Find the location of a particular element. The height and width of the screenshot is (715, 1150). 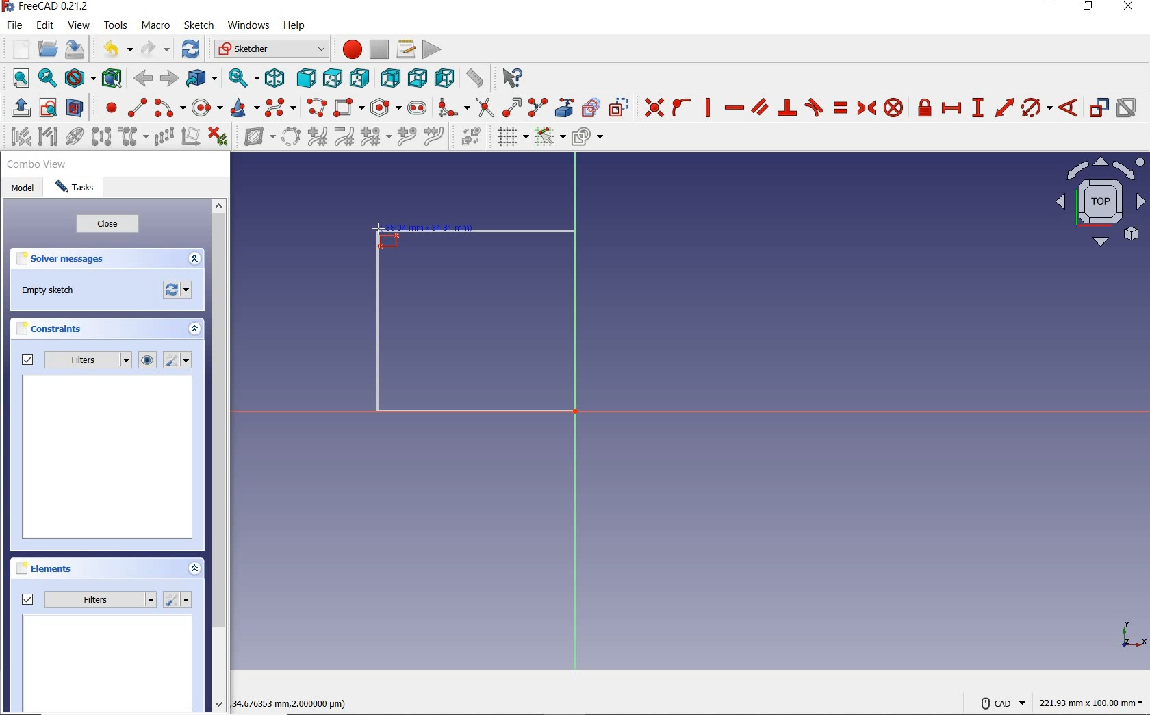

open is located at coordinates (49, 47).